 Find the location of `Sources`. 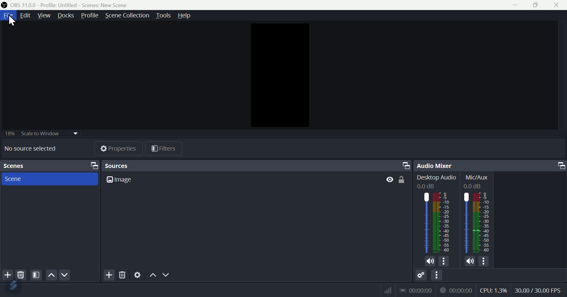

Sources is located at coordinates (256, 166).